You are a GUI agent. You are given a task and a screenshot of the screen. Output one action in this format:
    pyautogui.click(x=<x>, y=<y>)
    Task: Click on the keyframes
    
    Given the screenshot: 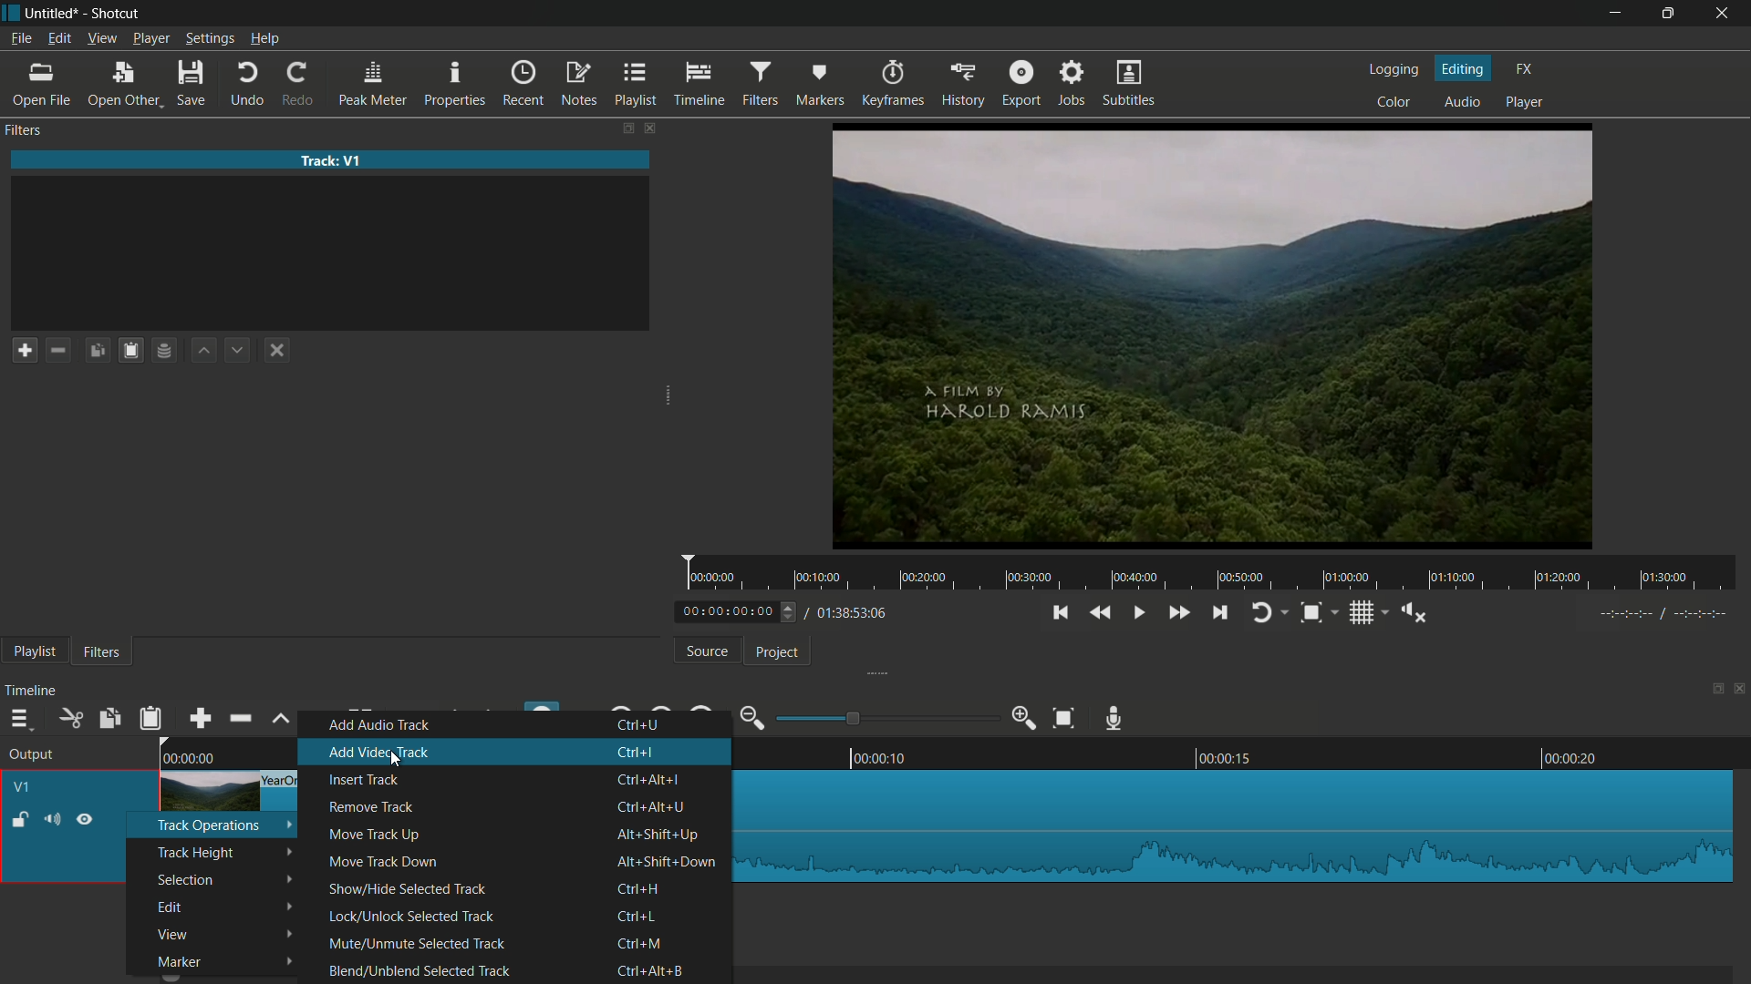 What is the action you would take?
    pyautogui.click(x=890, y=84)
    